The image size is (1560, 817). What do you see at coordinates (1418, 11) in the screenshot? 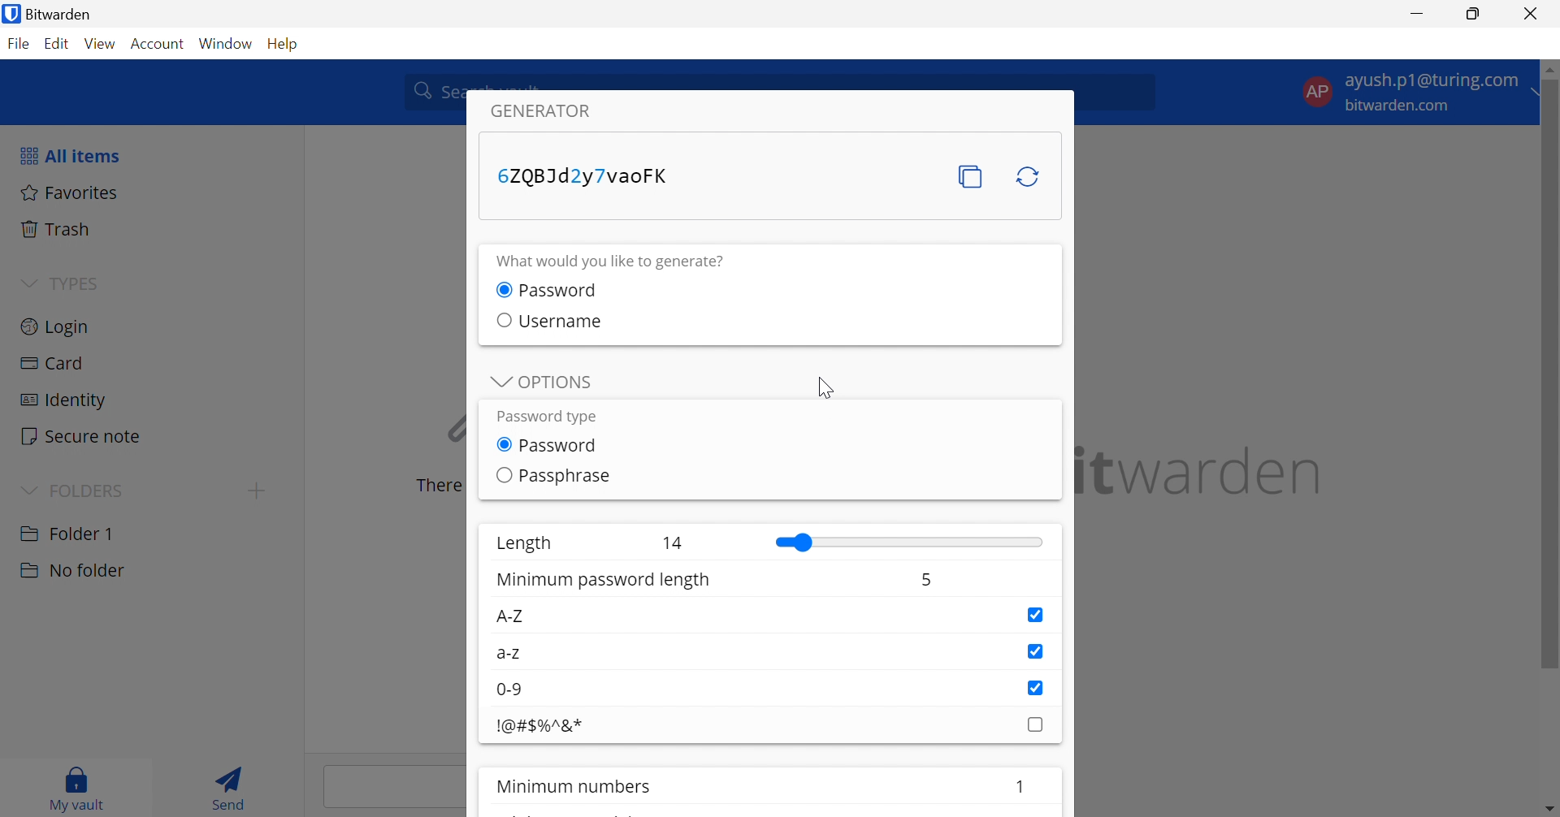
I see `Minimize` at bounding box center [1418, 11].